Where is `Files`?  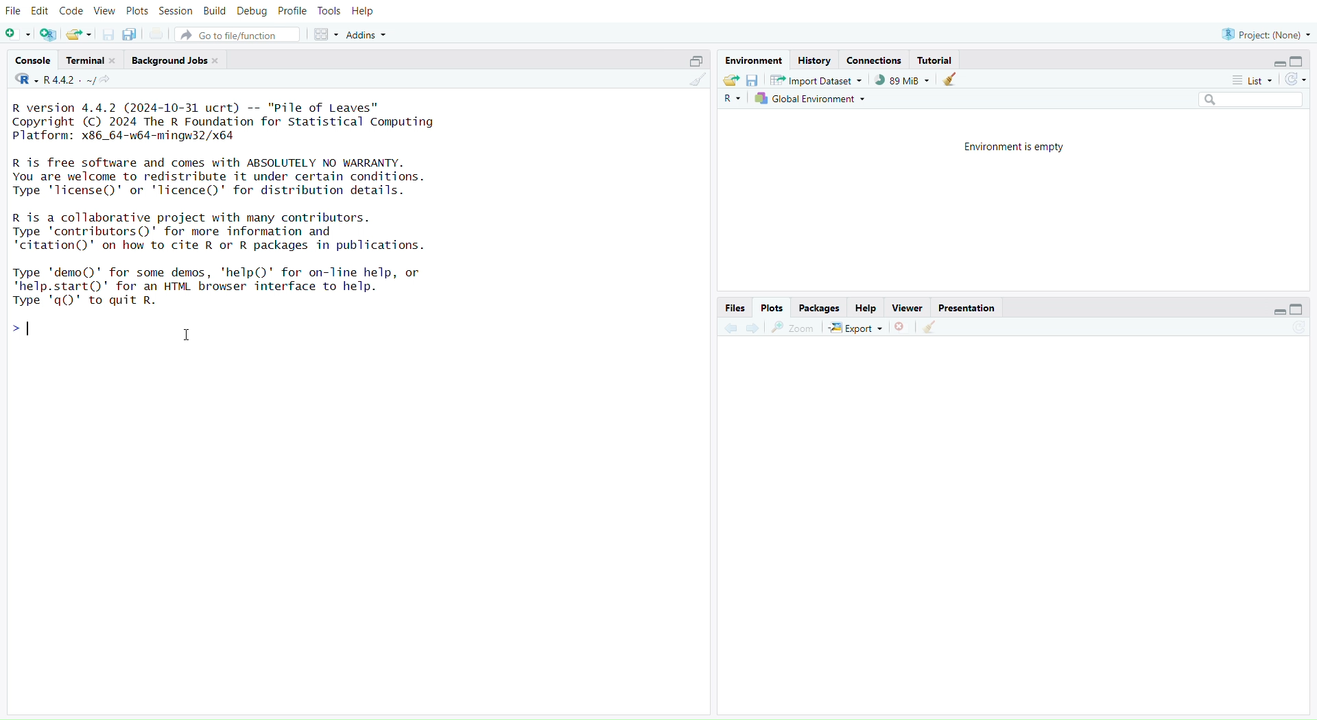
Files is located at coordinates (735, 307).